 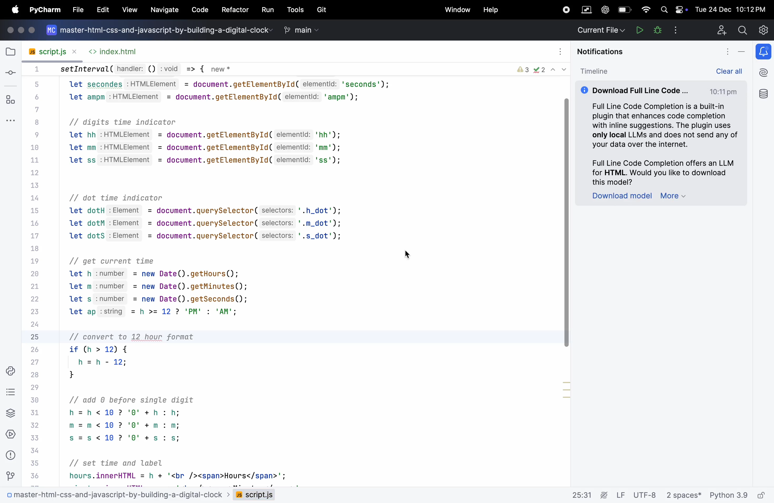 I want to click on clear all, so click(x=733, y=70).